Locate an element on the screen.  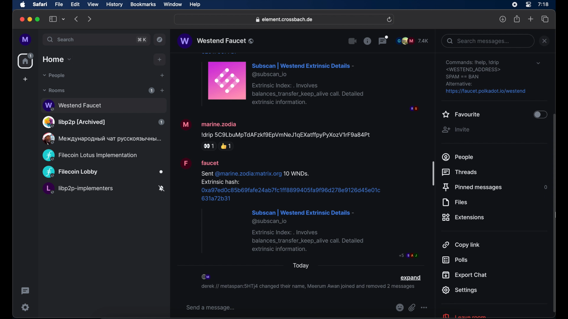
0 is located at coordinates (545, 187).